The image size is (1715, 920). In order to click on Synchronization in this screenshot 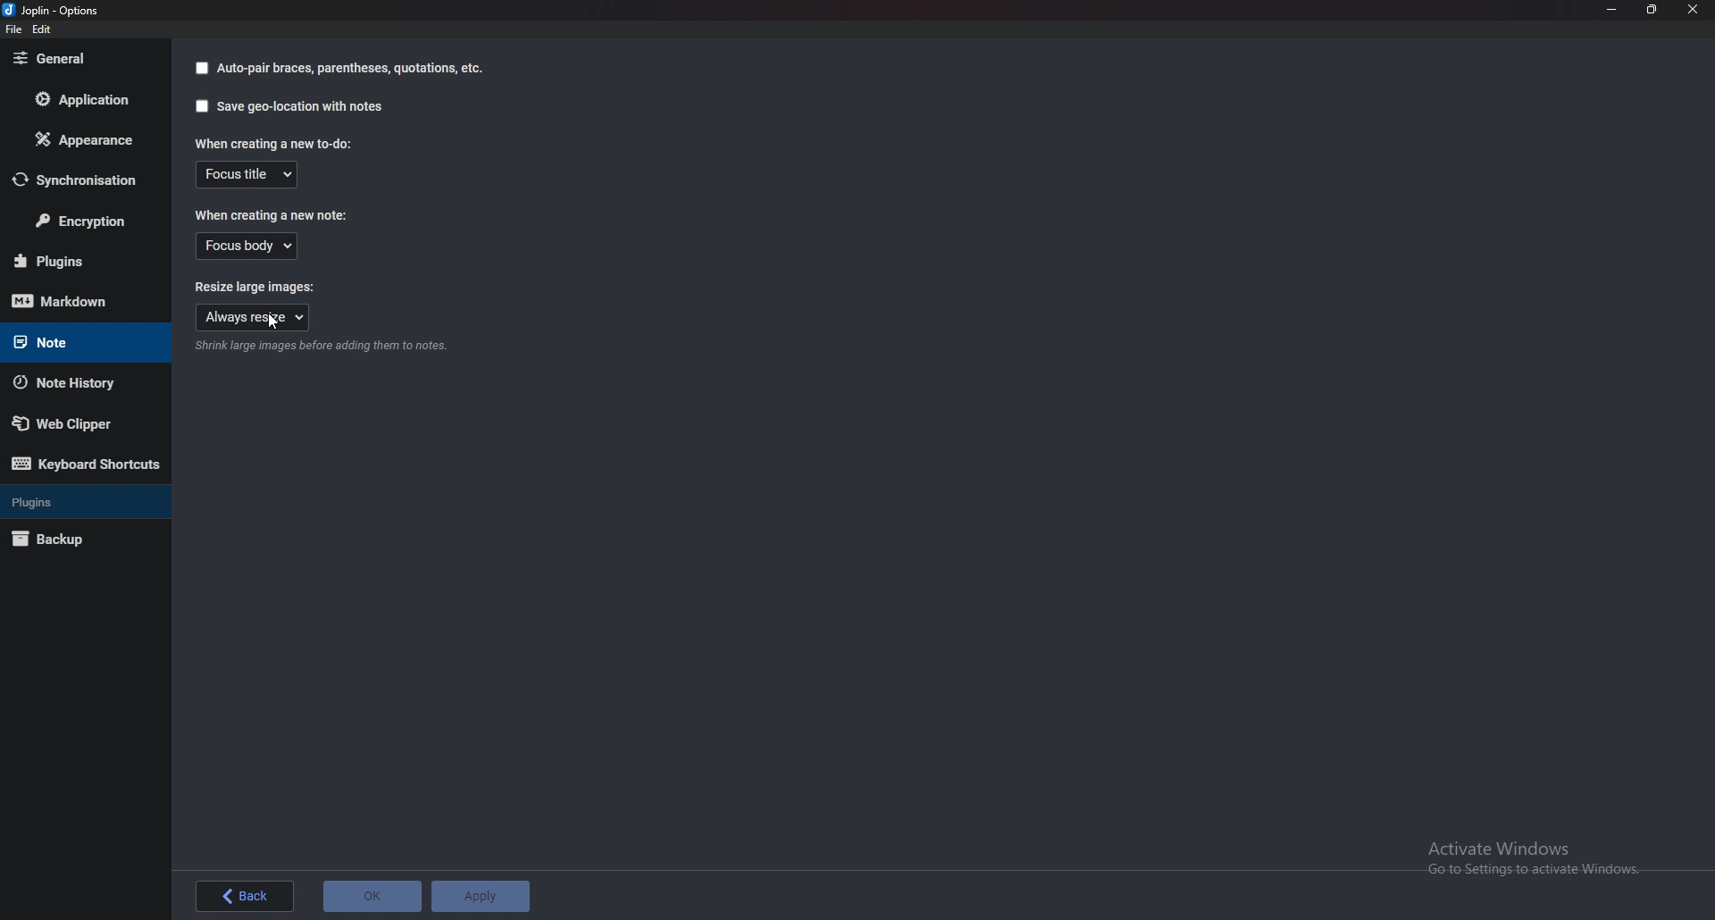, I will do `click(83, 180)`.